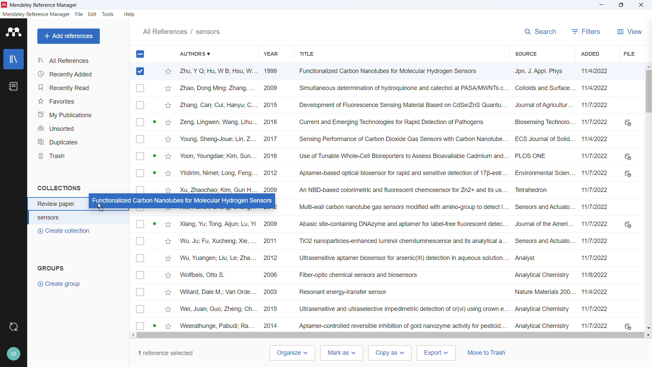 This screenshot has width=652, height=367. Describe the element at coordinates (525, 53) in the screenshot. I see `Sort by sources ` at that location.